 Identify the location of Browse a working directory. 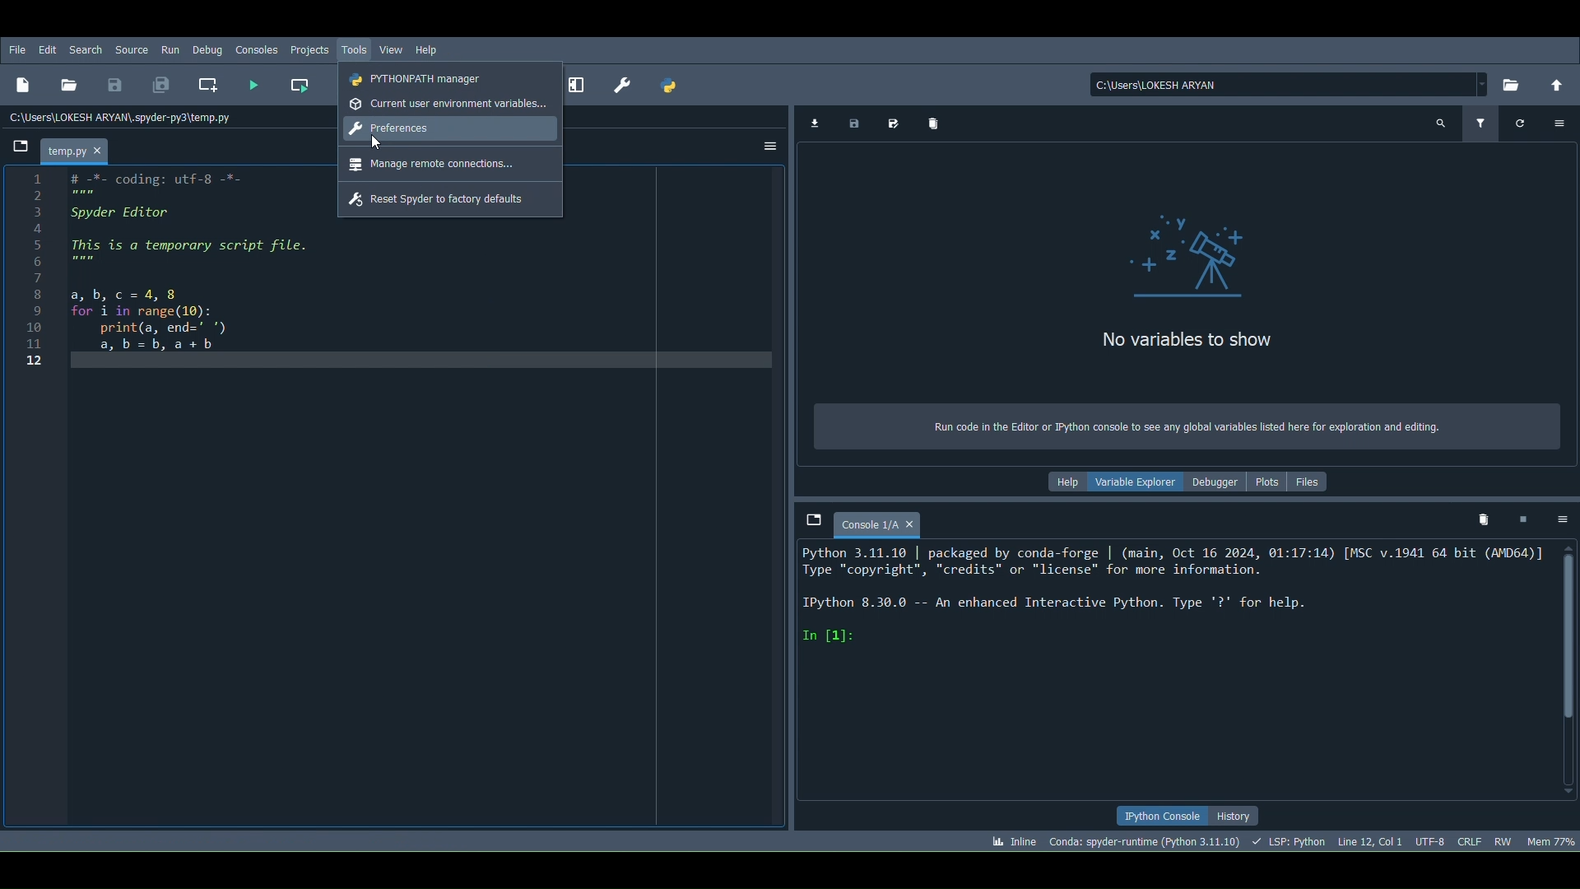
(1512, 81).